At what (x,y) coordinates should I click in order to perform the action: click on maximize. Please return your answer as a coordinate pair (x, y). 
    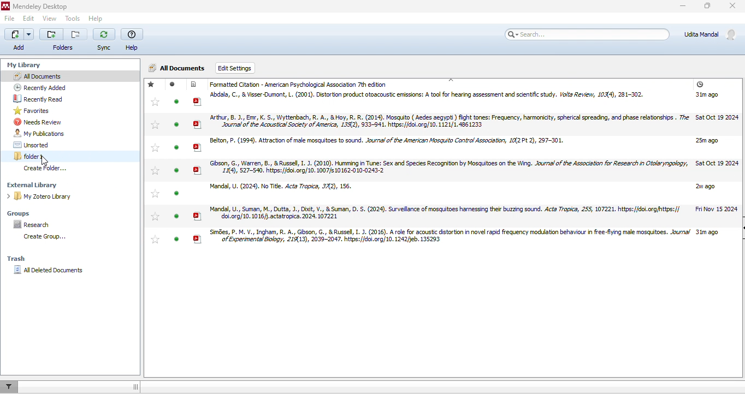
    Looking at the image, I should click on (707, 8).